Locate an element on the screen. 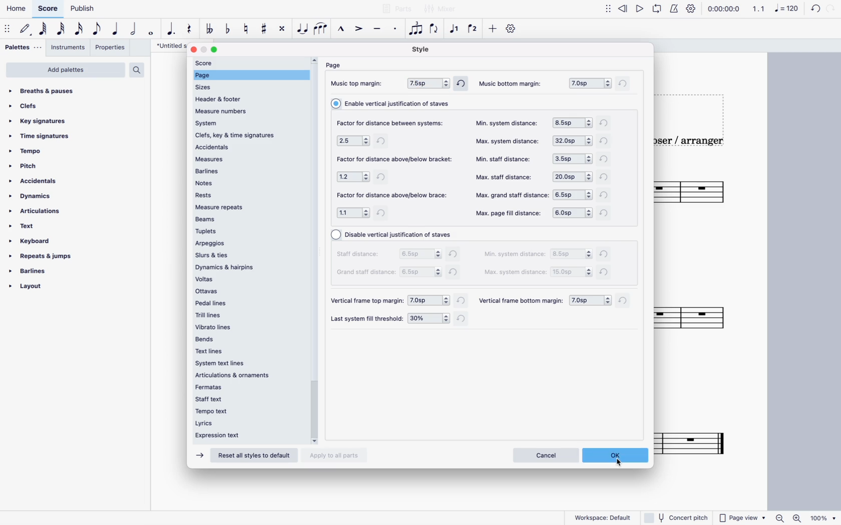 Image resolution: width=841 pixels, height=525 pixels. tenuto is located at coordinates (377, 30).